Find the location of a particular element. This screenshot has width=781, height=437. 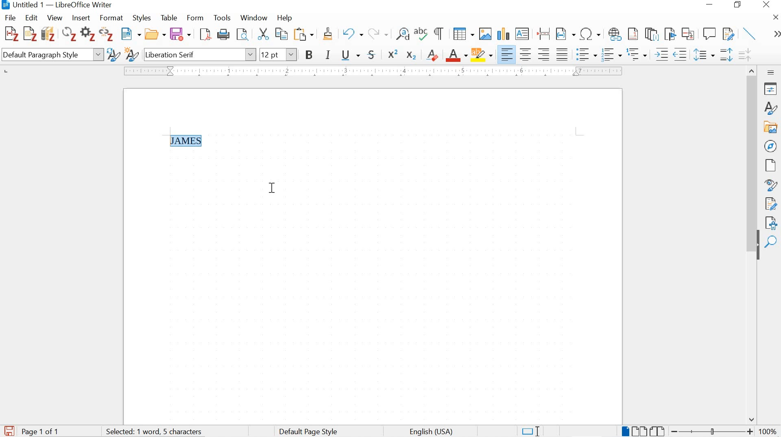

add/edit bibliography is located at coordinates (48, 33).